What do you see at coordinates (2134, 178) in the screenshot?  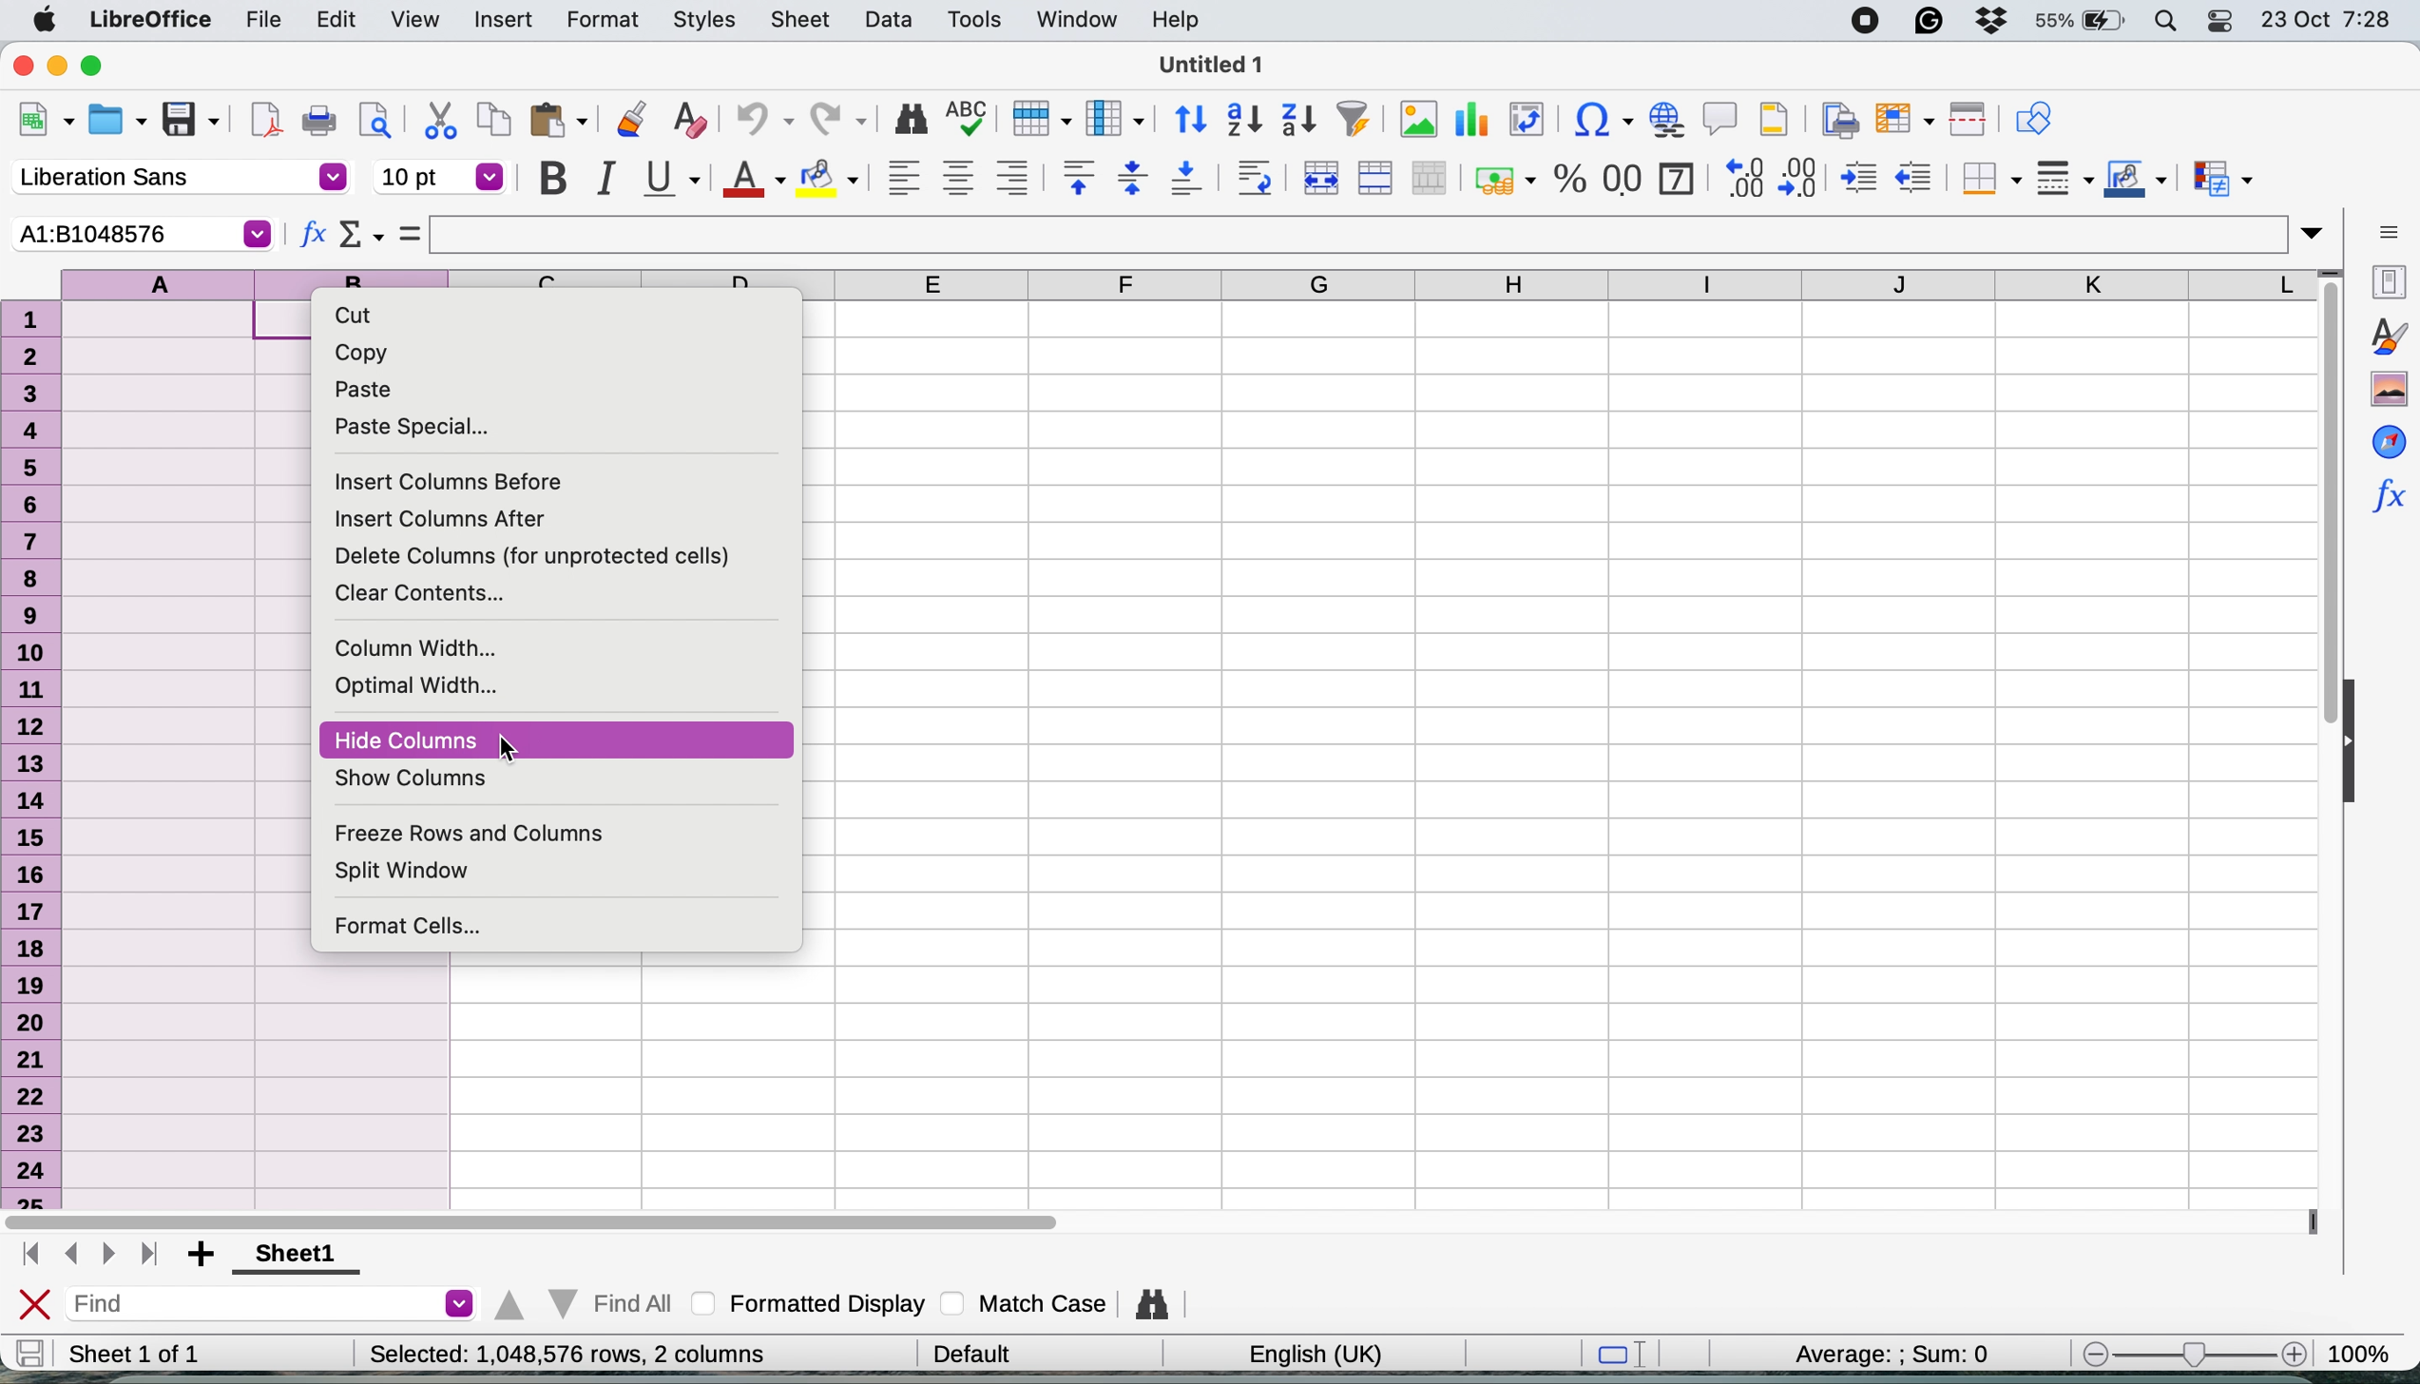 I see `border colour` at bounding box center [2134, 178].